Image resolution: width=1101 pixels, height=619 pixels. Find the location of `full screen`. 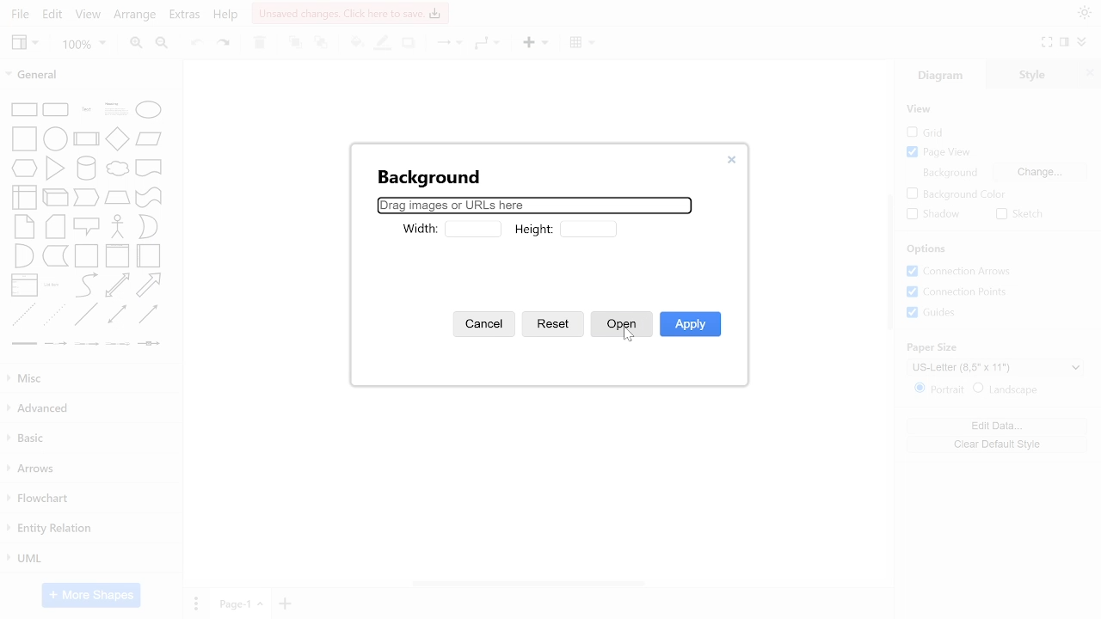

full screen is located at coordinates (1049, 42).